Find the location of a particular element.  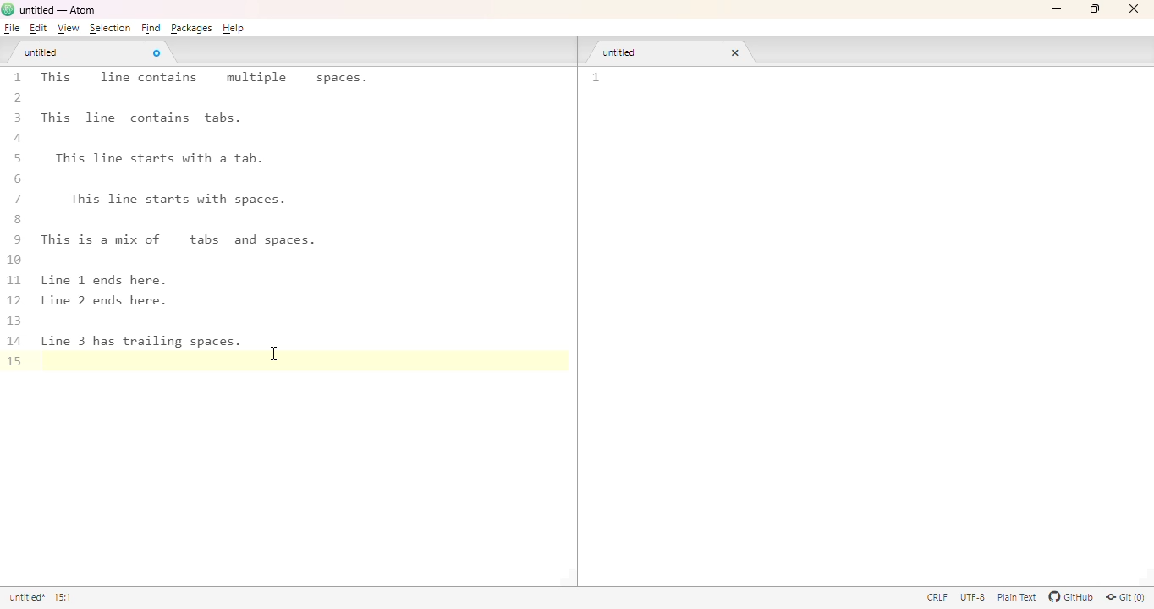

find is located at coordinates (151, 28).